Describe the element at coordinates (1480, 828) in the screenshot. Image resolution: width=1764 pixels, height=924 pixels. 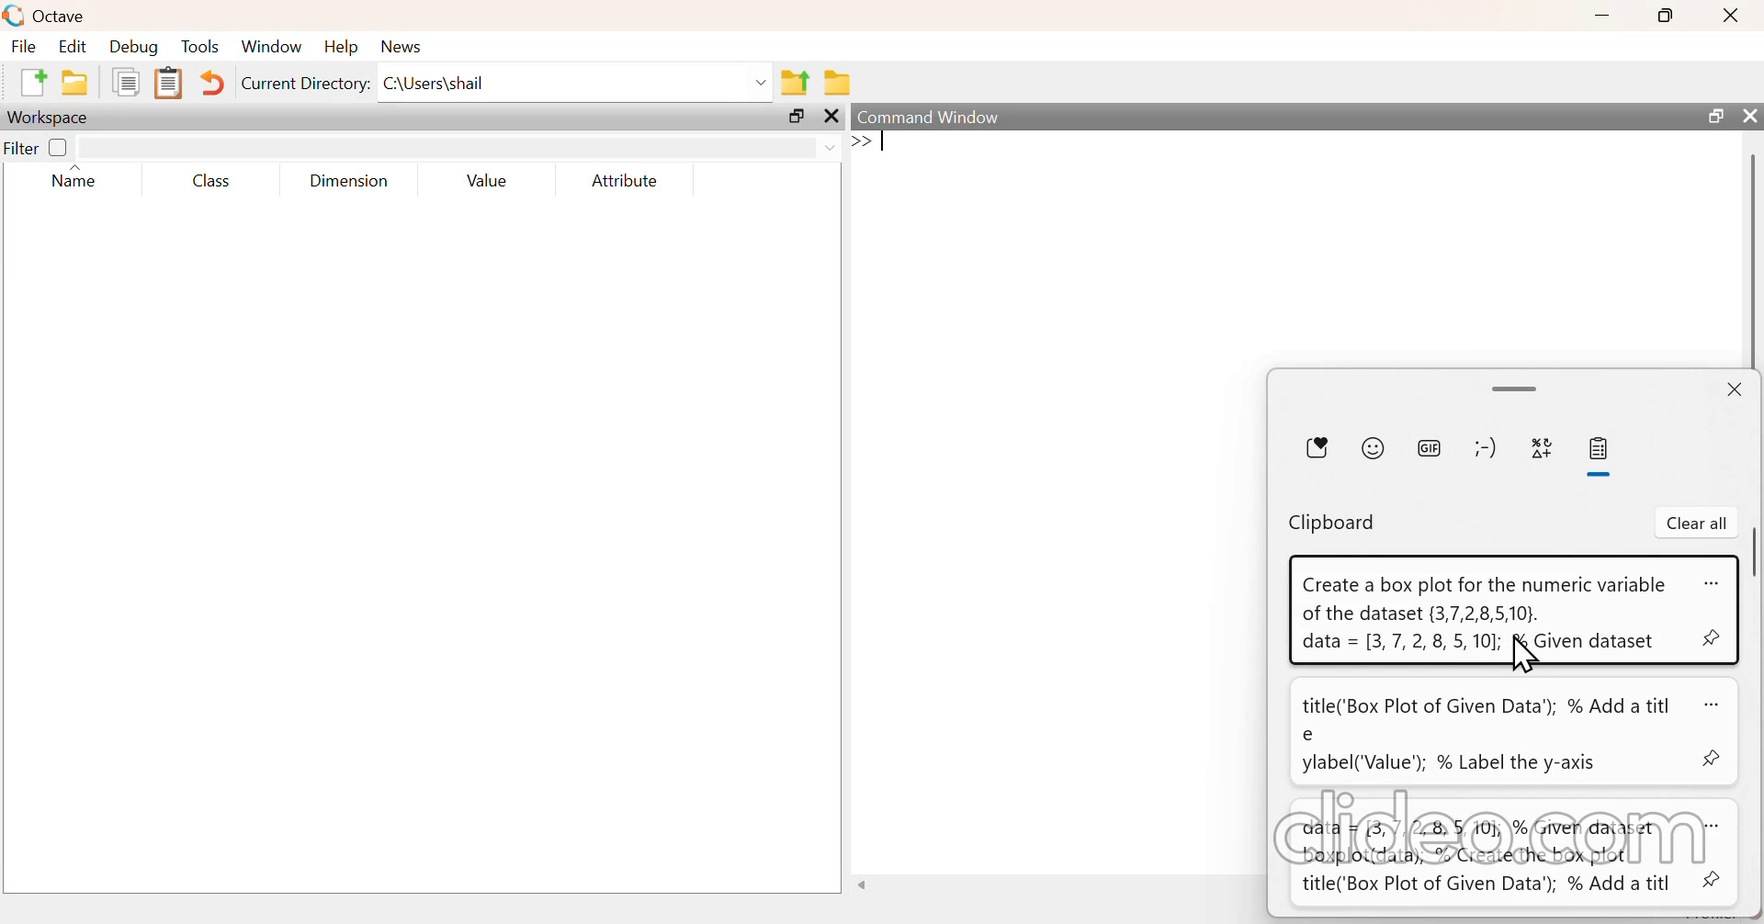
I see `clideo.com` at that location.